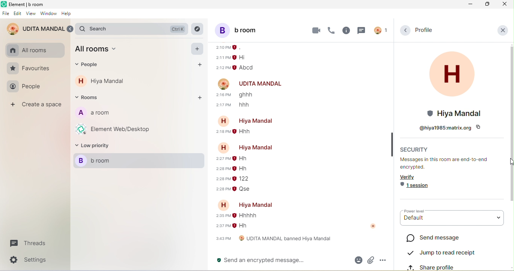  What do you see at coordinates (99, 50) in the screenshot?
I see `all room` at bounding box center [99, 50].